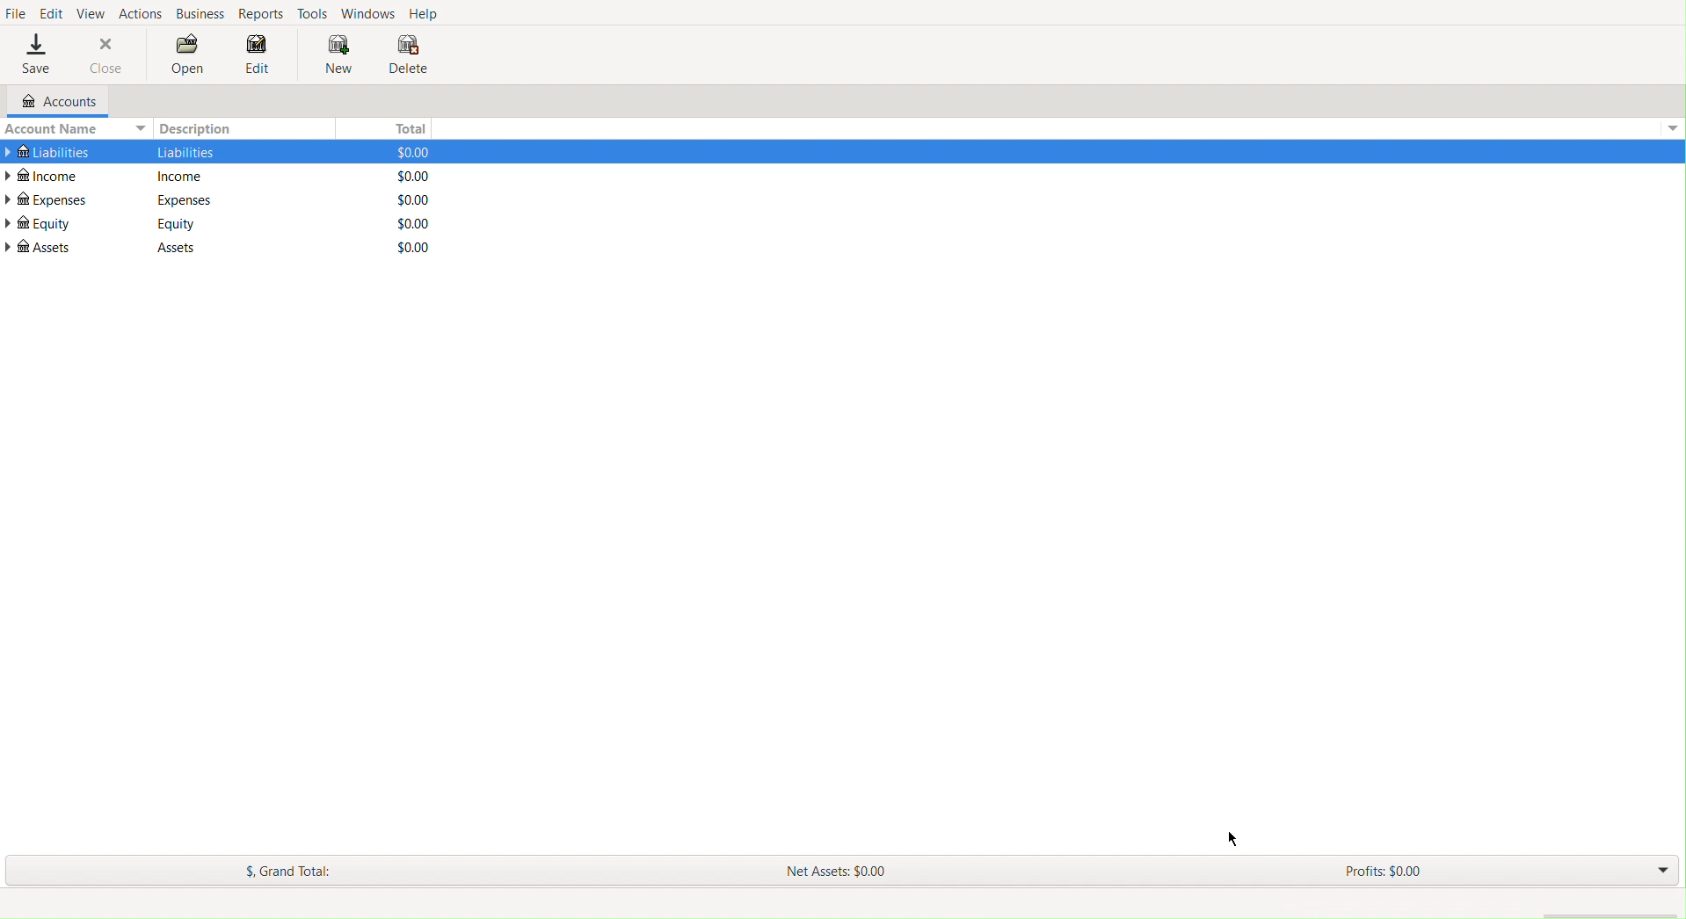 The image size is (1686, 919). What do you see at coordinates (406, 126) in the screenshot?
I see `Total` at bounding box center [406, 126].